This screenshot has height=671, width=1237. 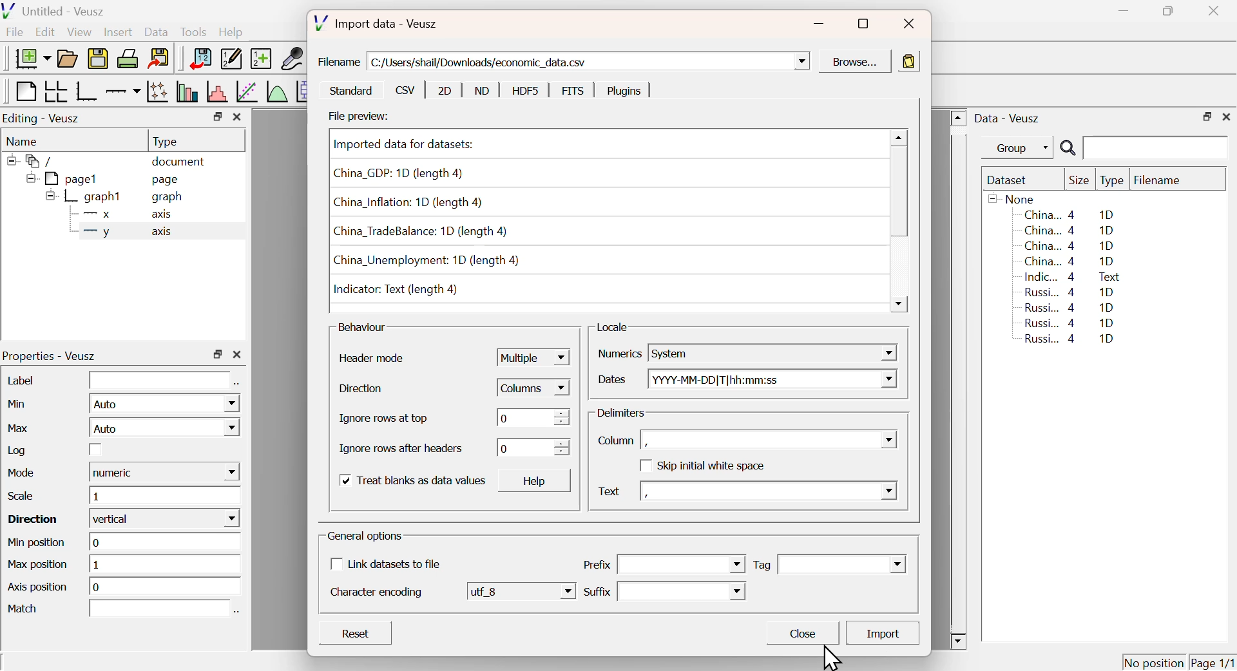 What do you see at coordinates (1010, 119) in the screenshot?
I see `Data - Veusz` at bounding box center [1010, 119].